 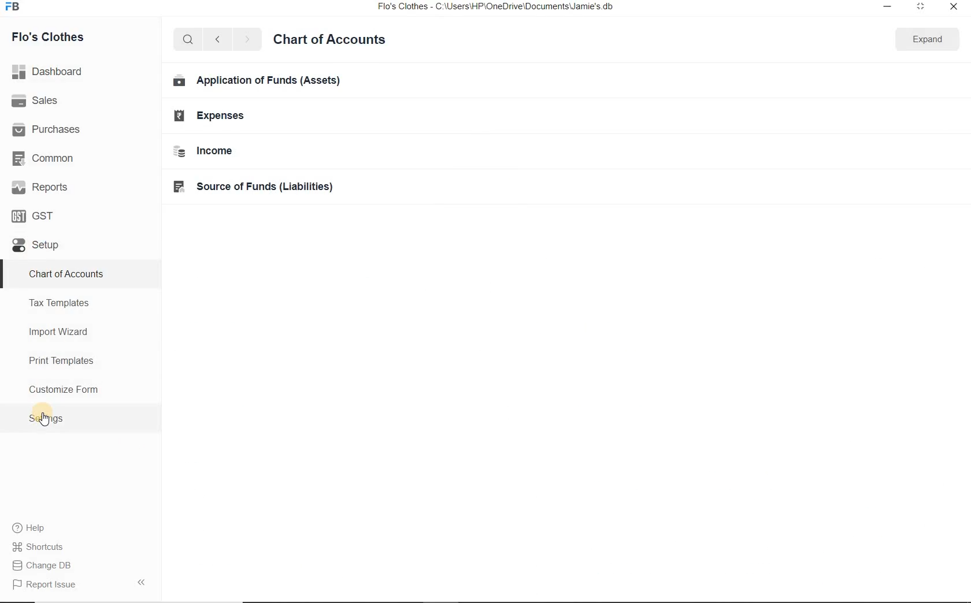 What do you see at coordinates (60, 334) in the screenshot?
I see `Import Wizard` at bounding box center [60, 334].